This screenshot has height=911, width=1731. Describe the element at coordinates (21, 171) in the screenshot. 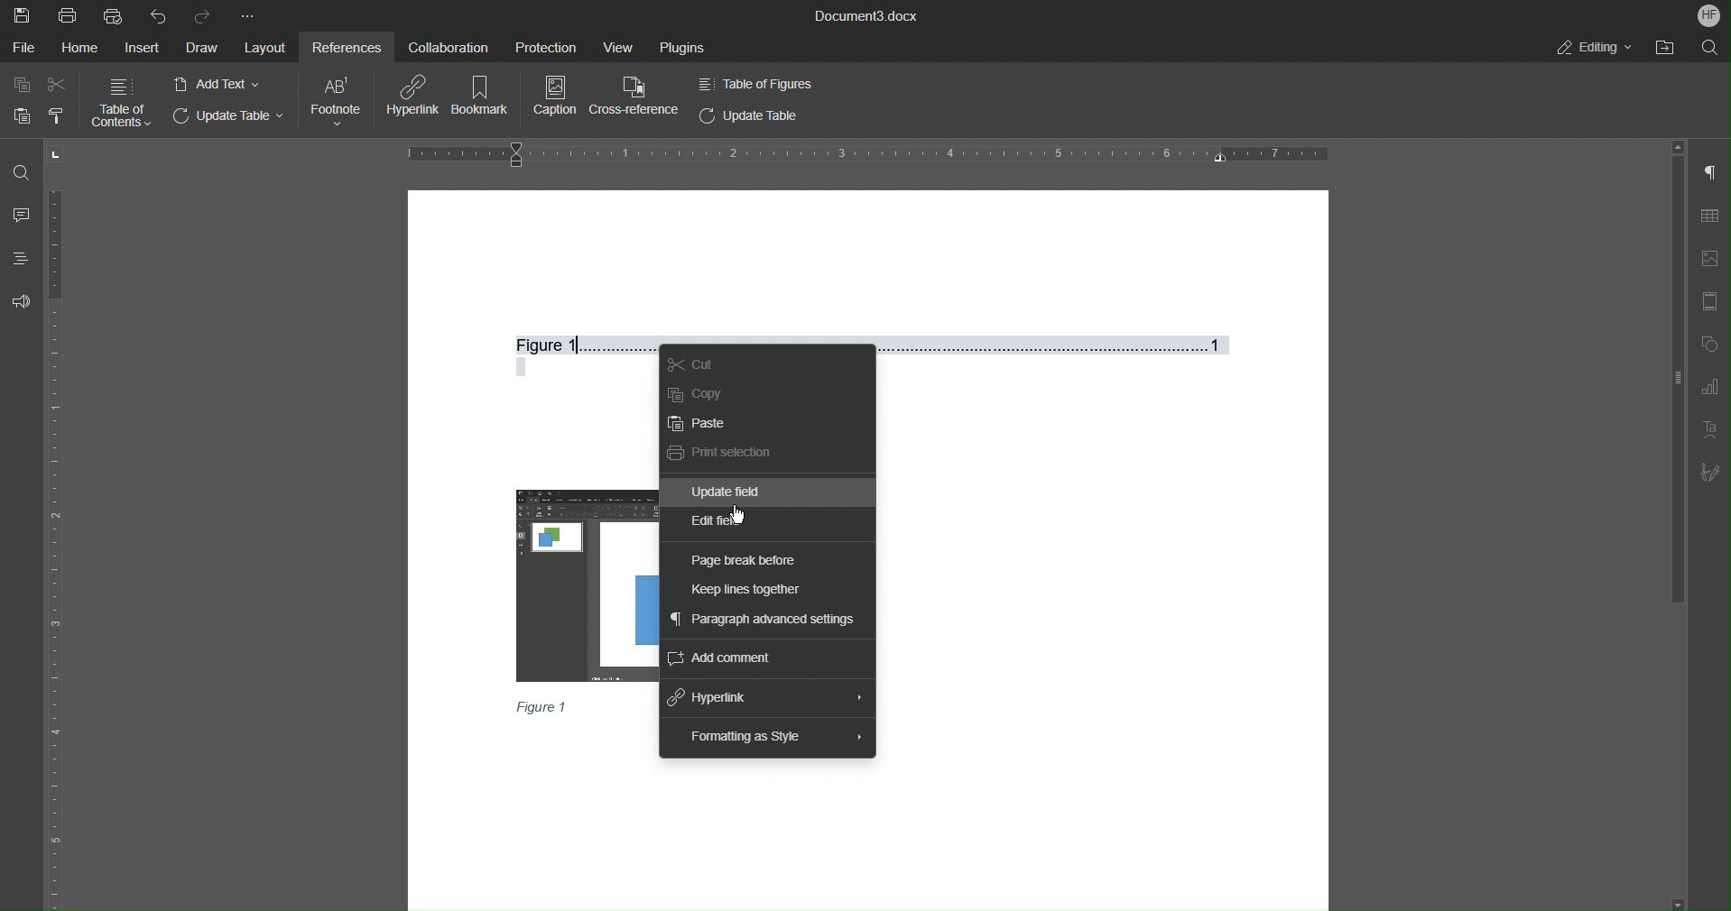

I see `Find` at that location.